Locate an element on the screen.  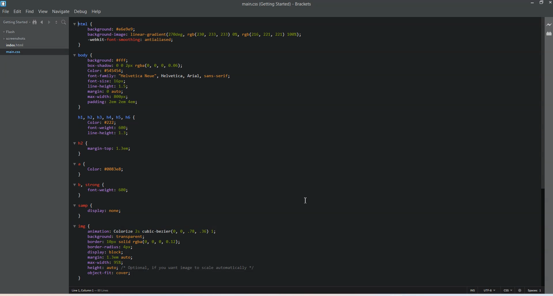
Find is located at coordinates (30, 11).